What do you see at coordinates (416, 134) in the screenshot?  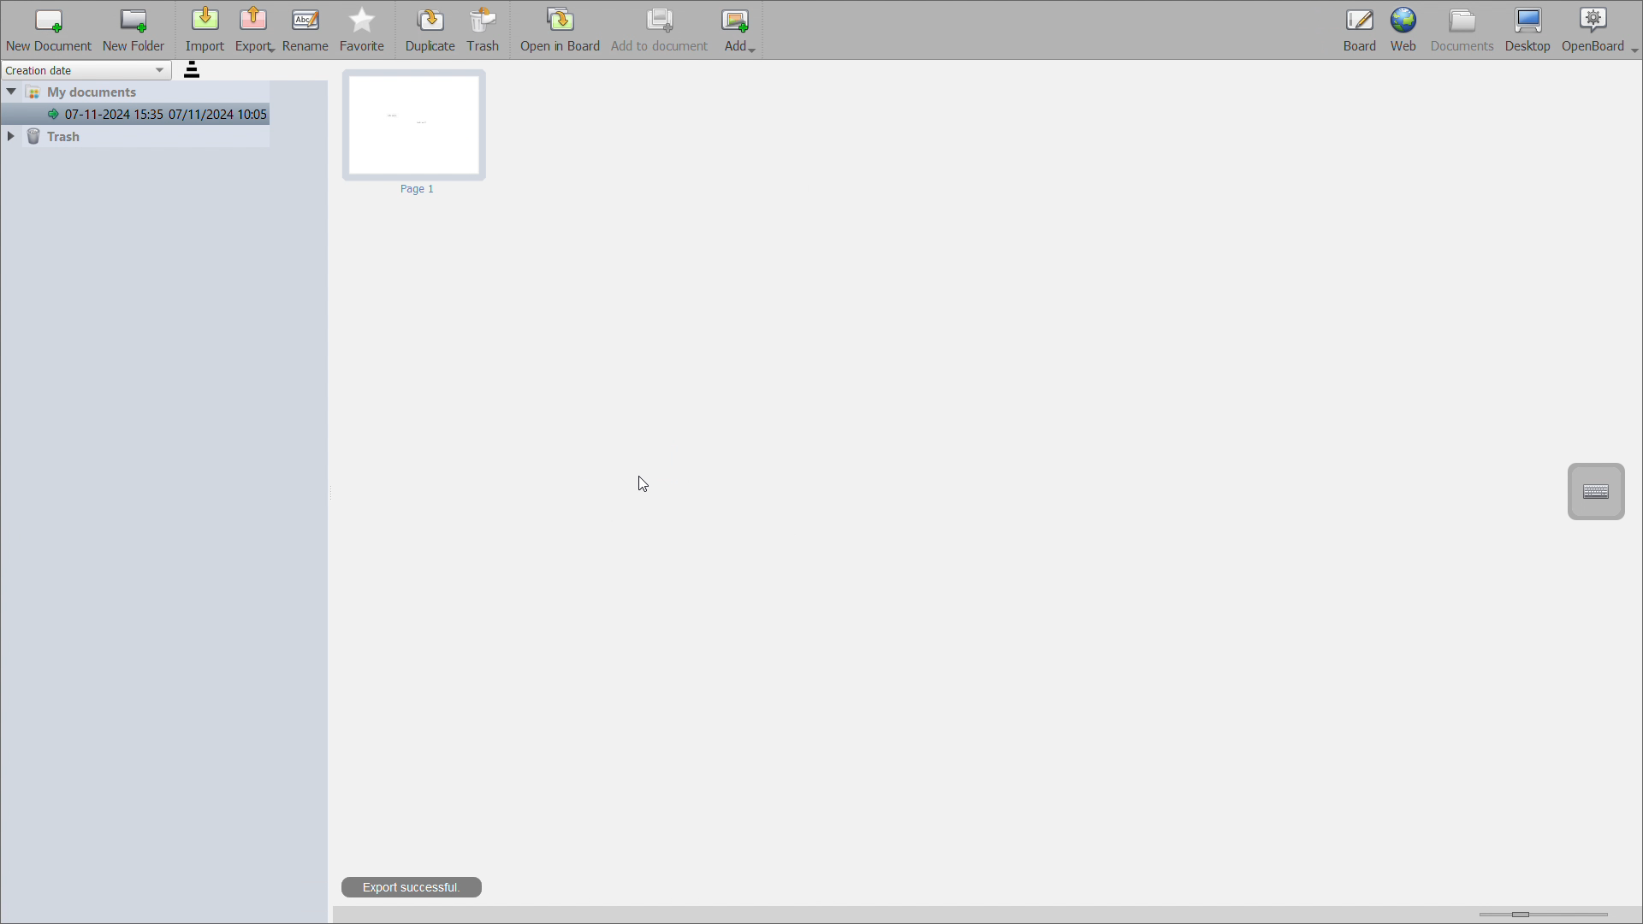 I see `page 1 of the board` at bounding box center [416, 134].